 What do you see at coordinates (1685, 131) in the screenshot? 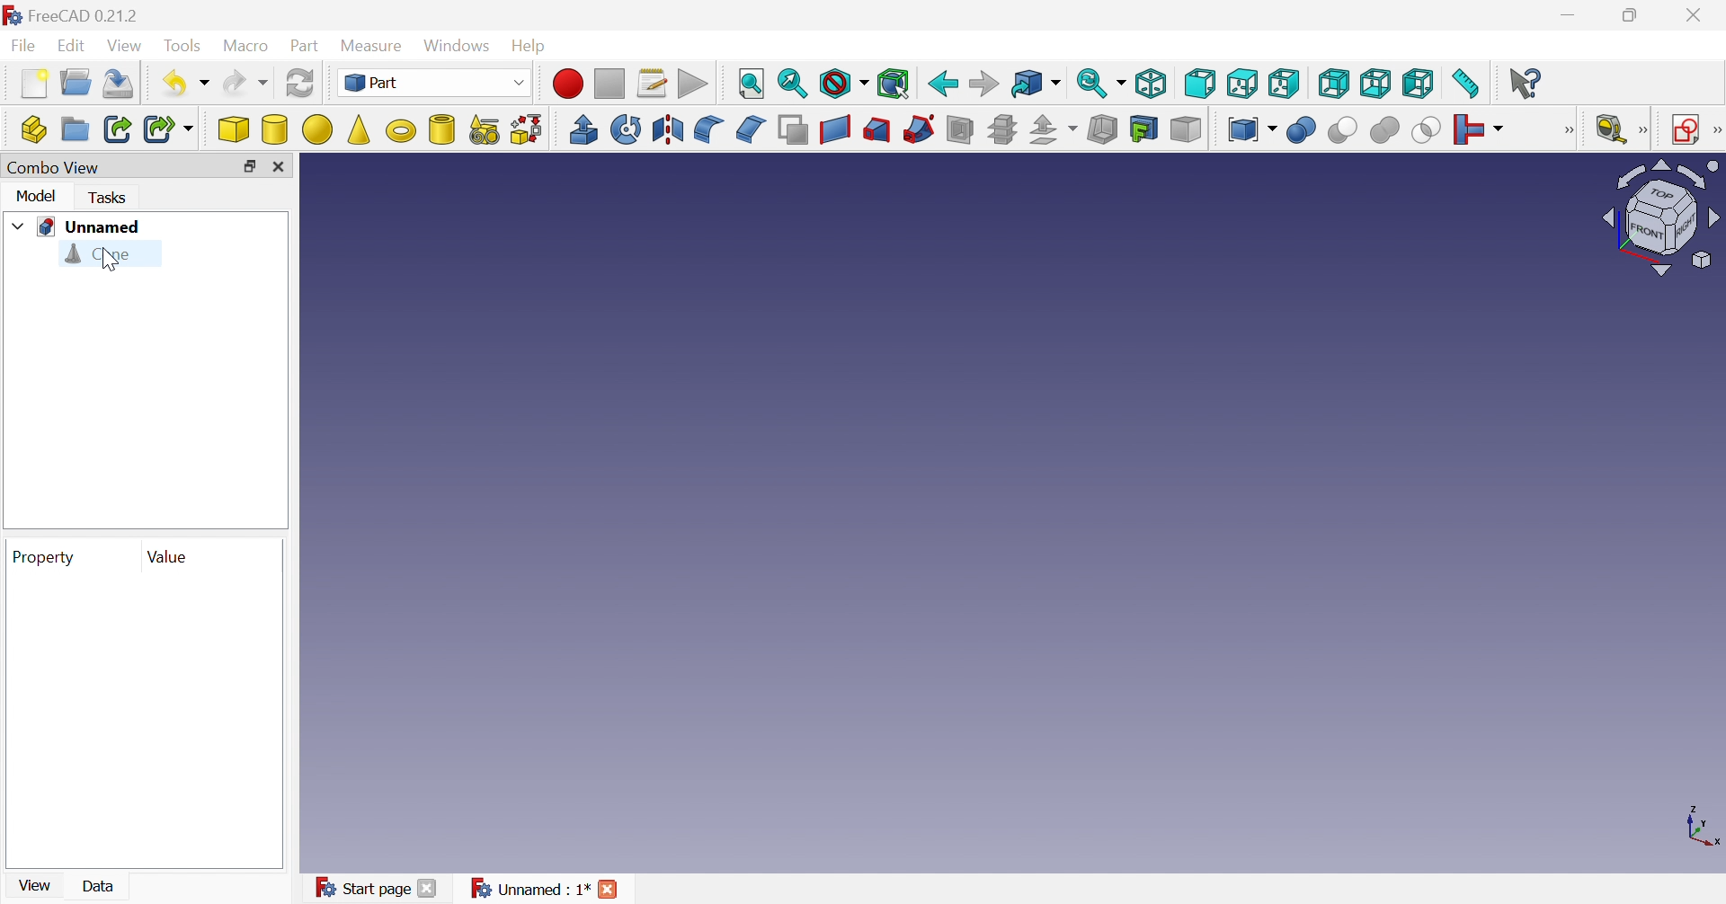
I see `Create sketch` at bounding box center [1685, 131].